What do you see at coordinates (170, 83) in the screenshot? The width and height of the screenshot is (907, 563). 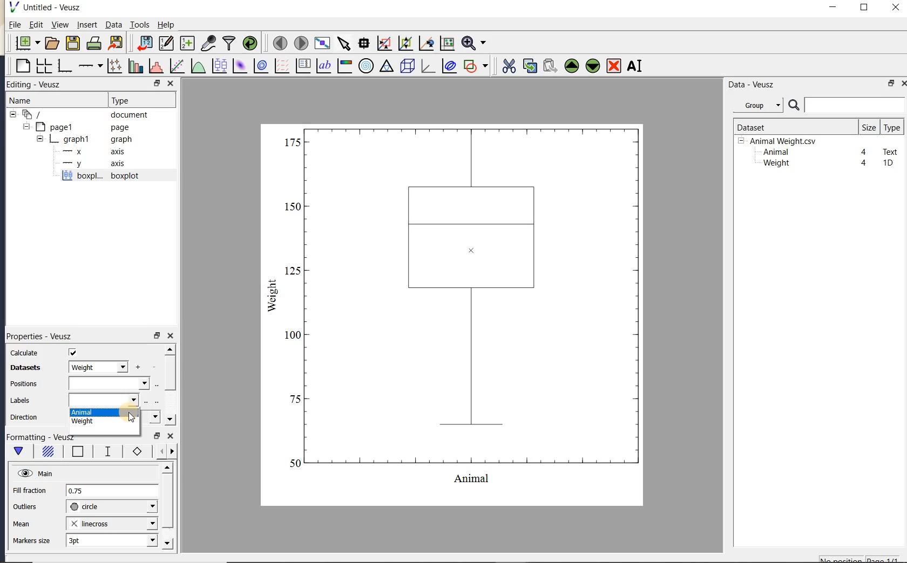 I see `CLOSE` at bounding box center [170, 83].